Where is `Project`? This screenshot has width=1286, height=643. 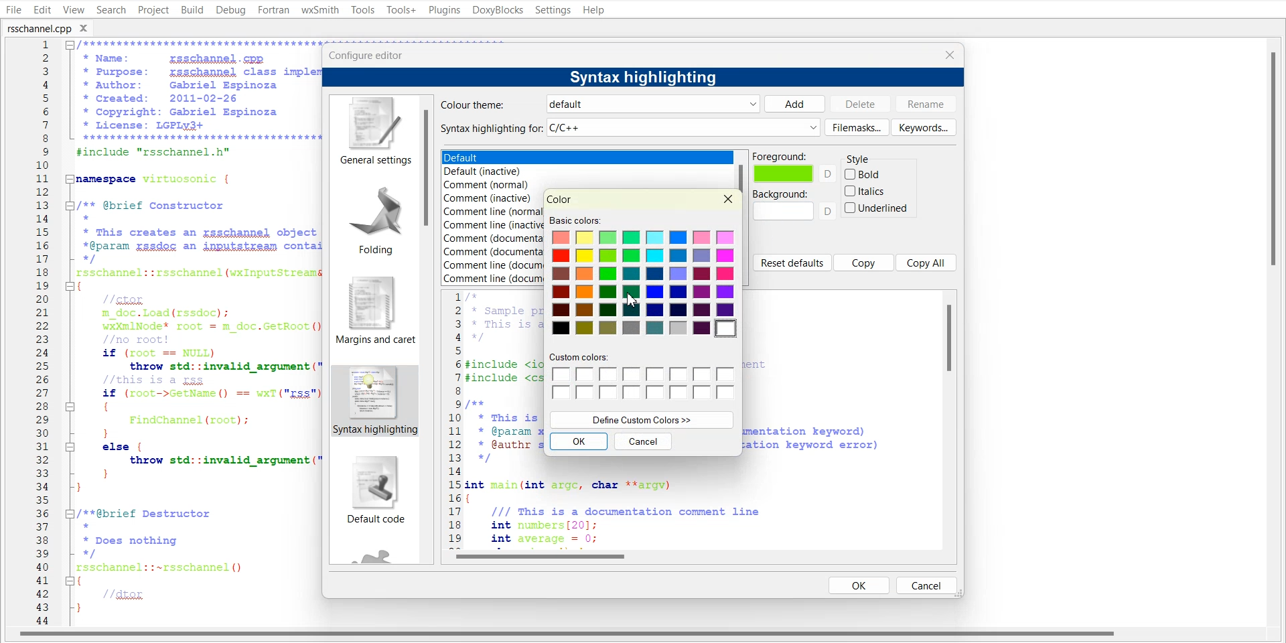
Project is located at coordinates (153, 9).